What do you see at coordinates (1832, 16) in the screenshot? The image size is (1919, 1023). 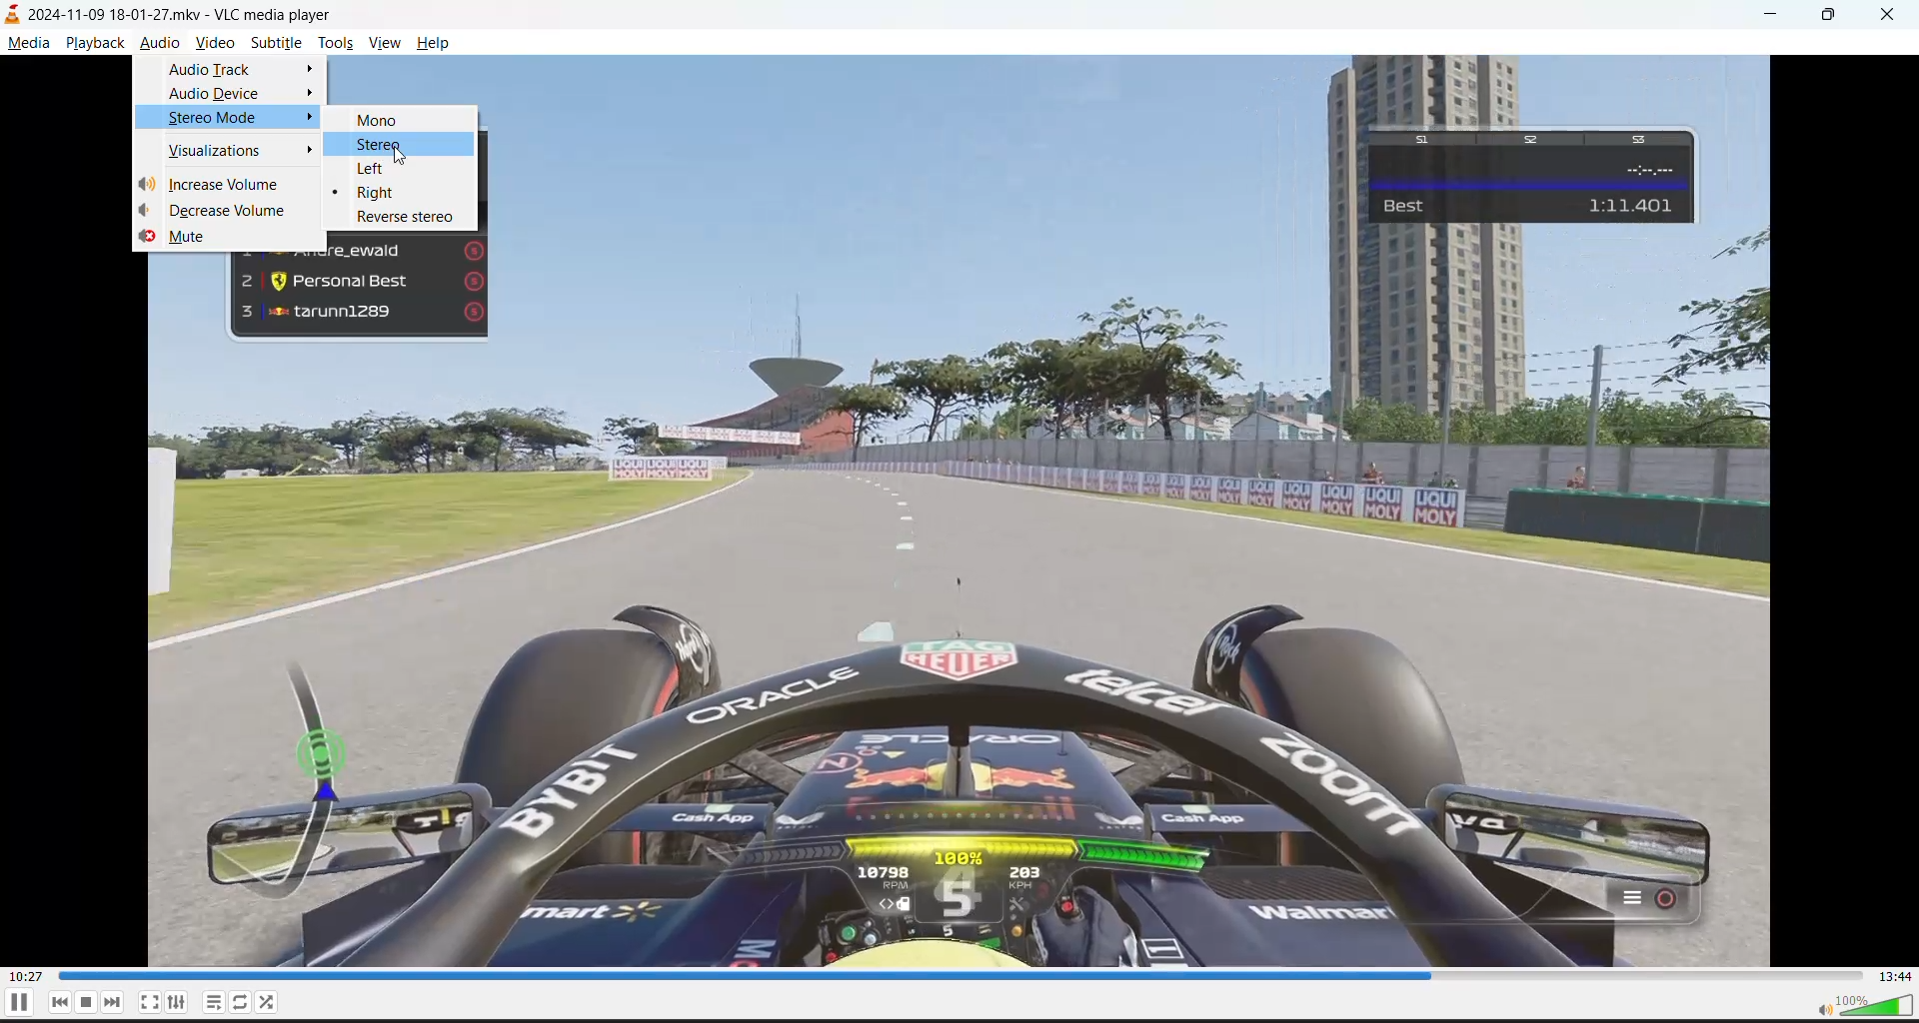 I see `maximize` at bounding box center [1832, 16].